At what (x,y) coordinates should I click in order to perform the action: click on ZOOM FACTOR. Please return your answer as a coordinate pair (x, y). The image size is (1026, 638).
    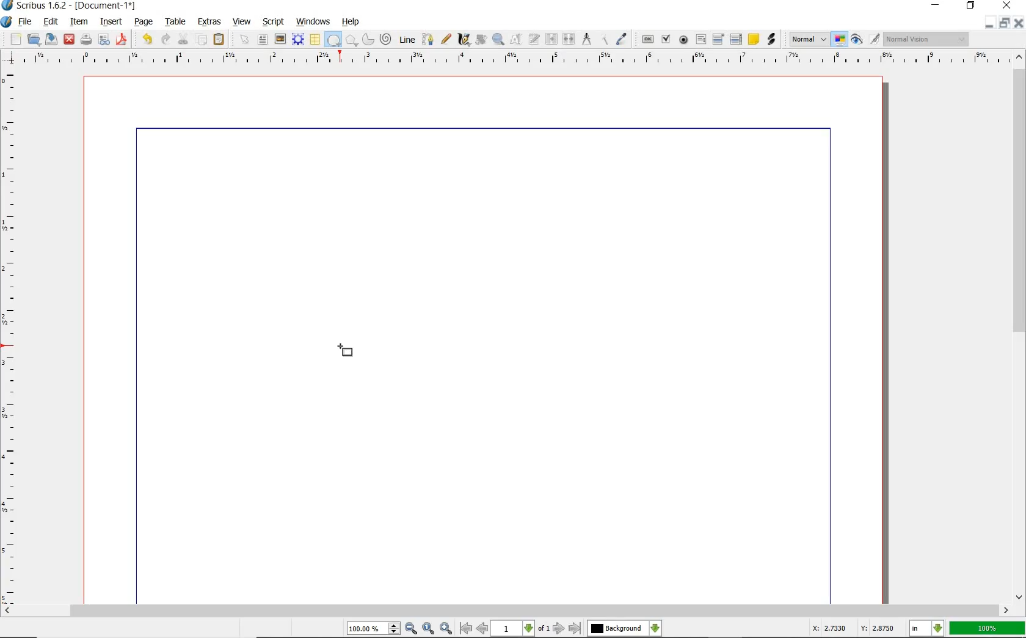
    Looking at the image, I should click on (987, 629).